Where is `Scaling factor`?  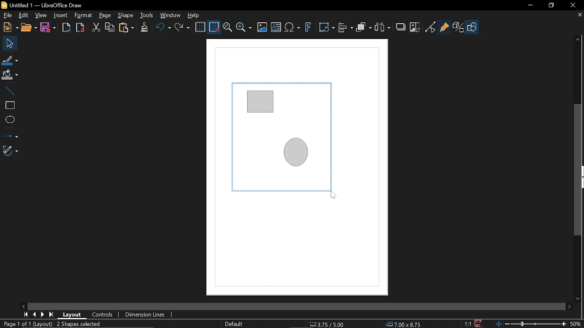
Scaling factor is located at coordinates (467, 324).